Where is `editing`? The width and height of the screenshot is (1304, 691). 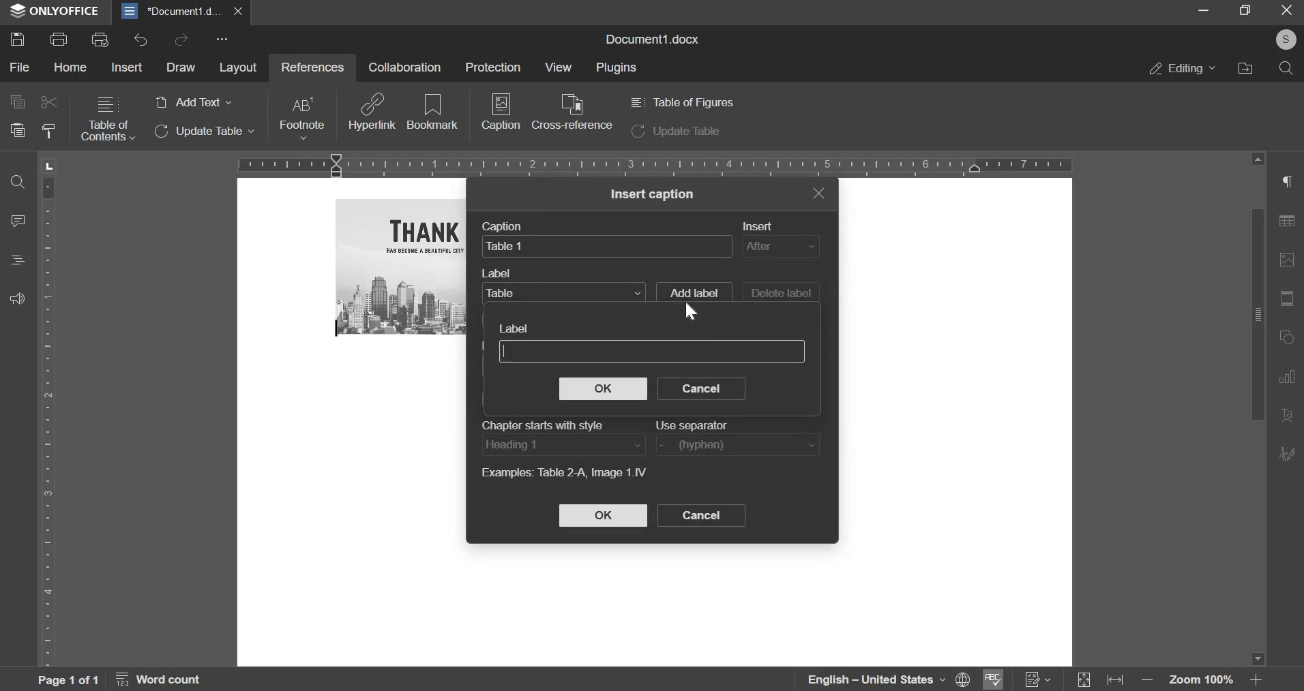 editing is located at coordinates (1183, 68).